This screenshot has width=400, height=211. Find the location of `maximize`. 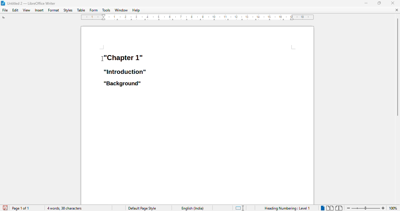

maximize is located at coordinates (379, 3).